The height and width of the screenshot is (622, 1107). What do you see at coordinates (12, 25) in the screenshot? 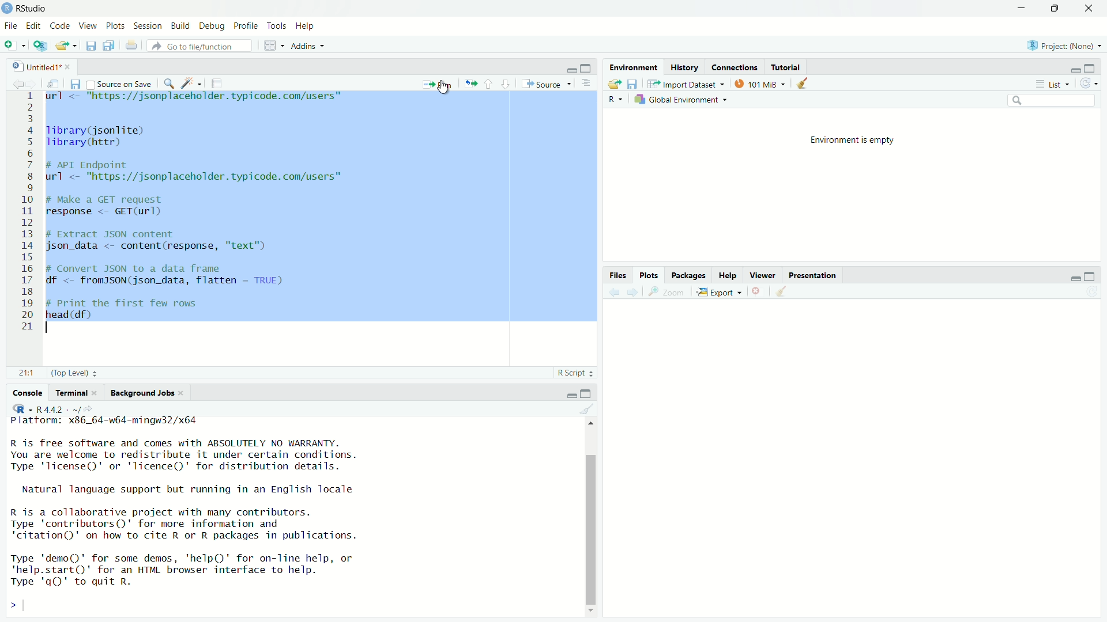
I see `File` at bounding box center [12, 25].